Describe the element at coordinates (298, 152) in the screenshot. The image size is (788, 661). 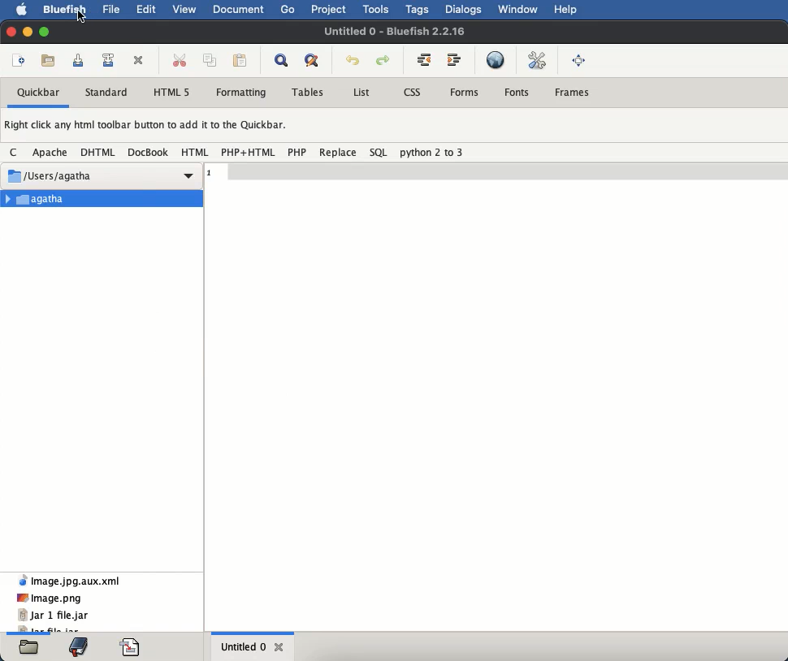
I see `php` at that location.